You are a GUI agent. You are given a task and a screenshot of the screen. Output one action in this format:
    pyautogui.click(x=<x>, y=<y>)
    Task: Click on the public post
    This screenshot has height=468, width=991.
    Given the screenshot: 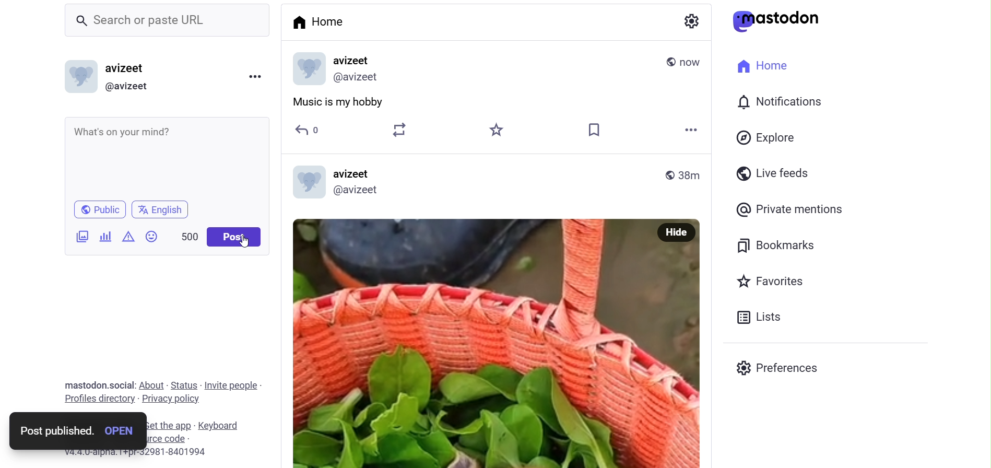 What is the action you would take?
    pyautogui.click(x=662, y=175)
    